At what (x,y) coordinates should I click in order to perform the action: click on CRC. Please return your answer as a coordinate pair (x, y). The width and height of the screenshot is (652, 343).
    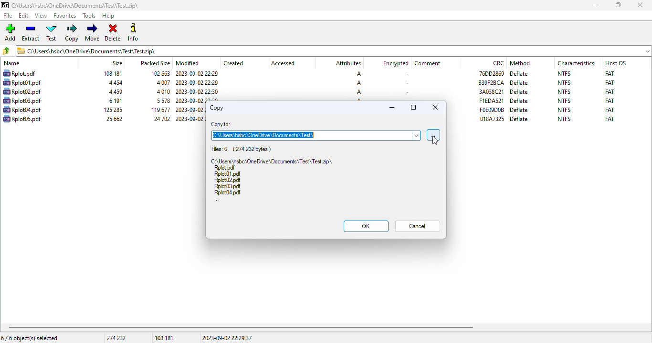
    Looking at the image, I should click on (491, 91).